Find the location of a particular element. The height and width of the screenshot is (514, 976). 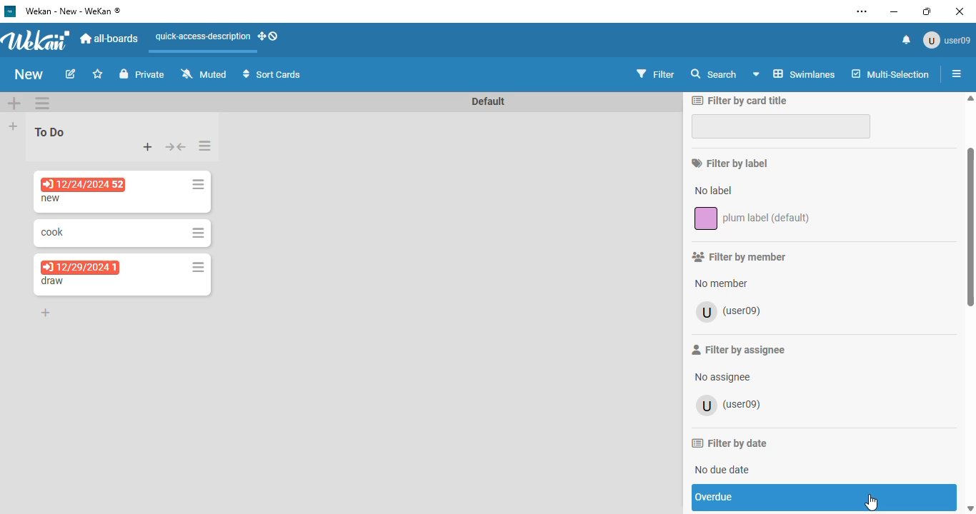

user profile is located at coordinates (946, 40).